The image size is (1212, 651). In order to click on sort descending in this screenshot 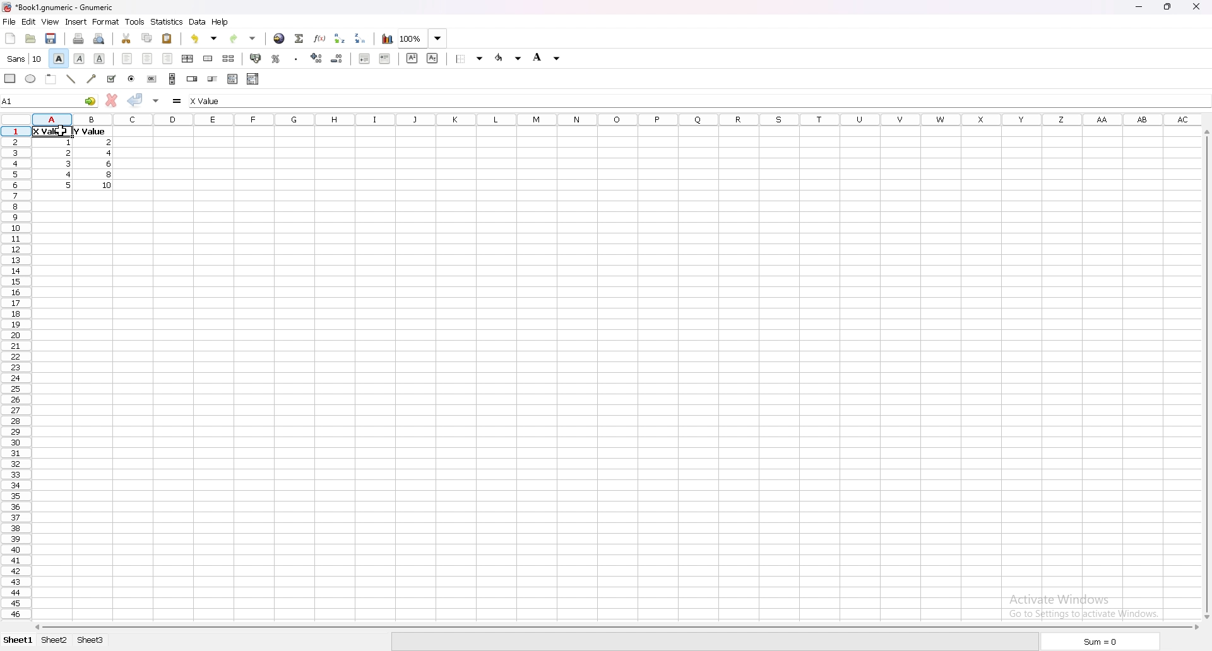, I will do `click(360, 38)`.